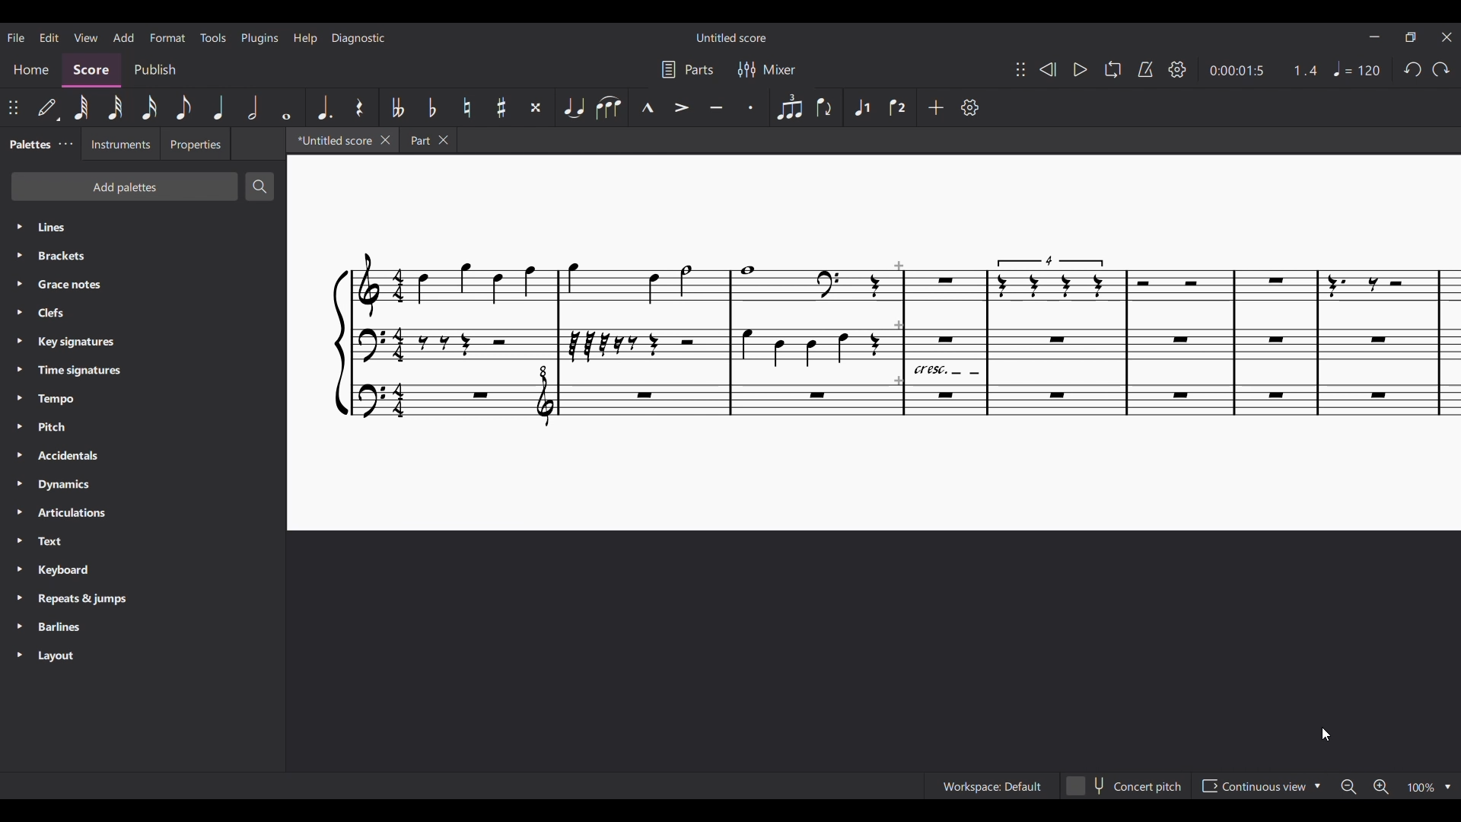 This screenshot has height=822, width=1461. Describe the element at coordinates (467, 107) in the screenshot. I see `Toggle natural` at that location.